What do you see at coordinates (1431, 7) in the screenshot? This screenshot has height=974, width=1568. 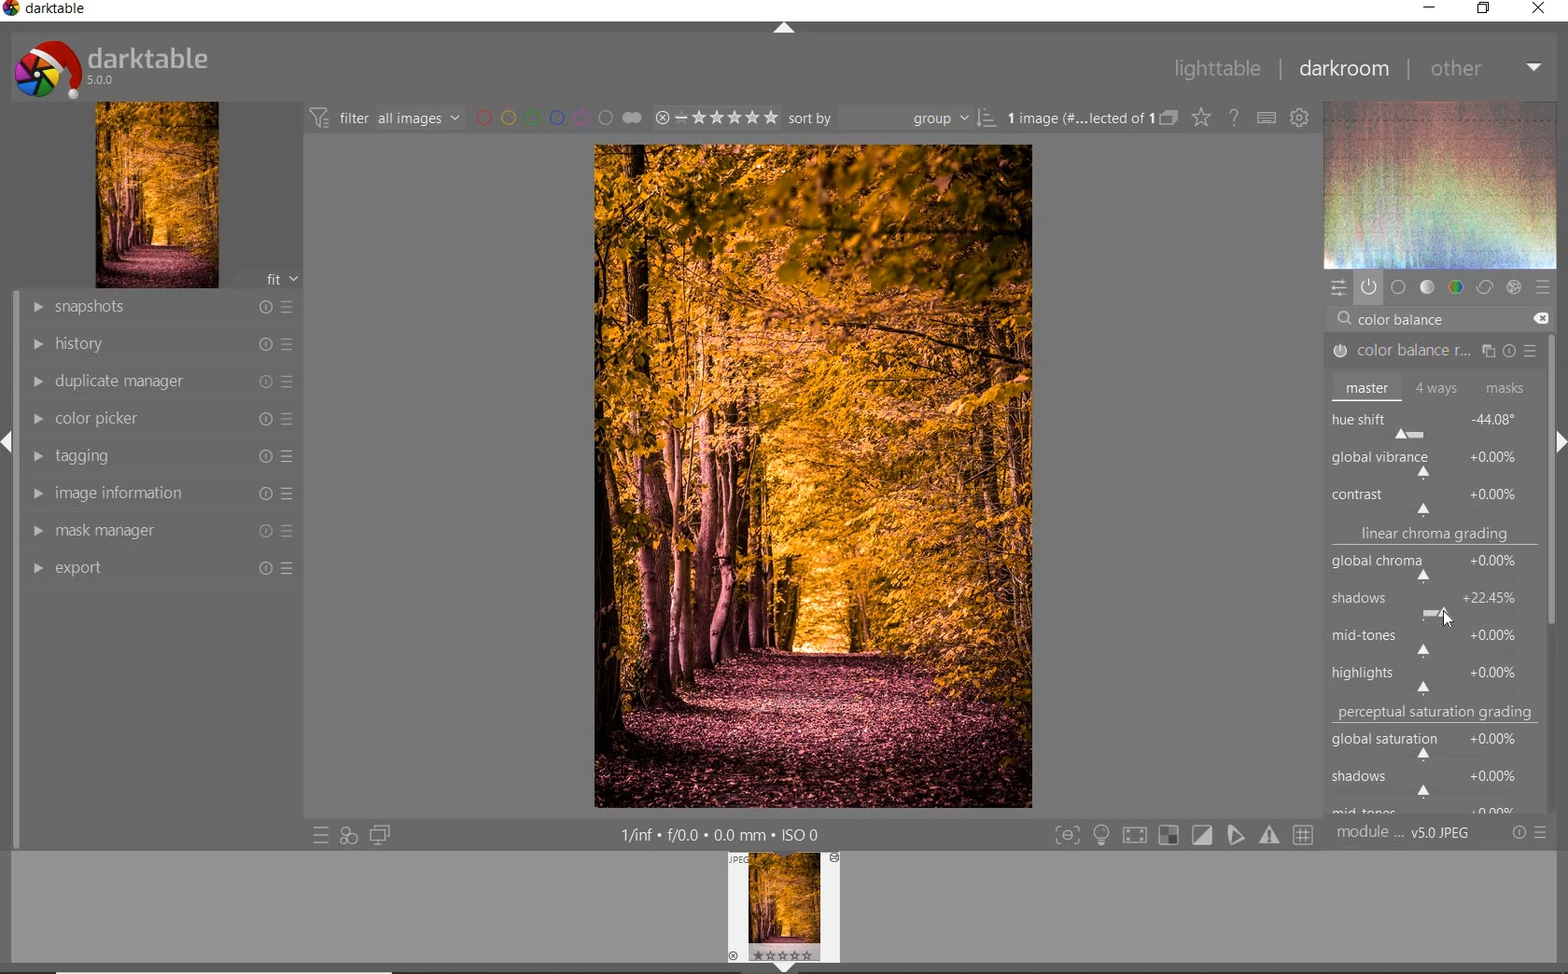 I see `minimize` at bounding box center [1431, 7].